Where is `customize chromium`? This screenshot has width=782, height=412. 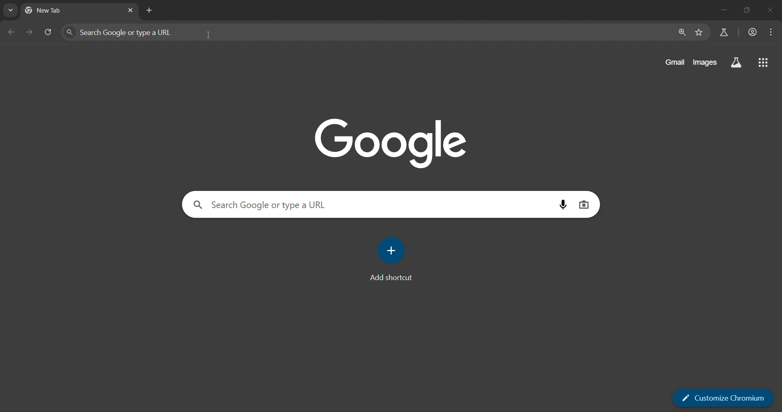
customize chromium is located at coordinates (723, 397).